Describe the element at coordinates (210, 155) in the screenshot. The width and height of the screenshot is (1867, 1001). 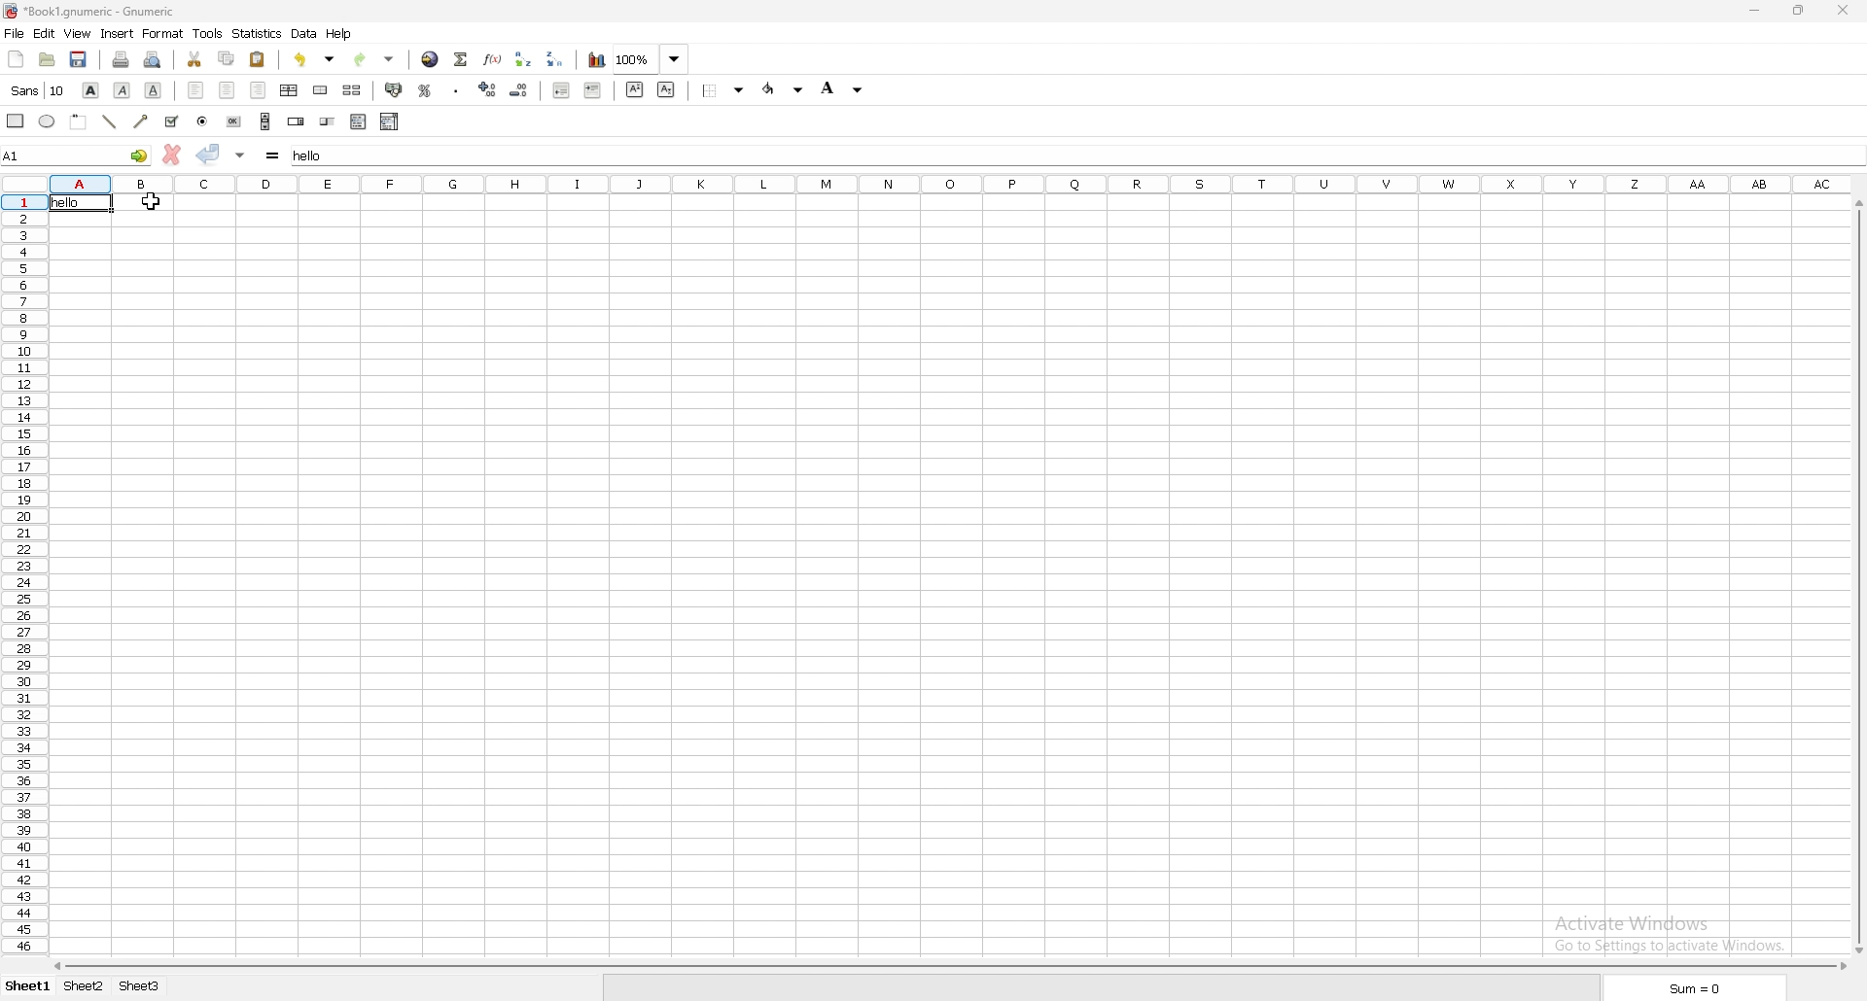
I see `accept change` at that location.